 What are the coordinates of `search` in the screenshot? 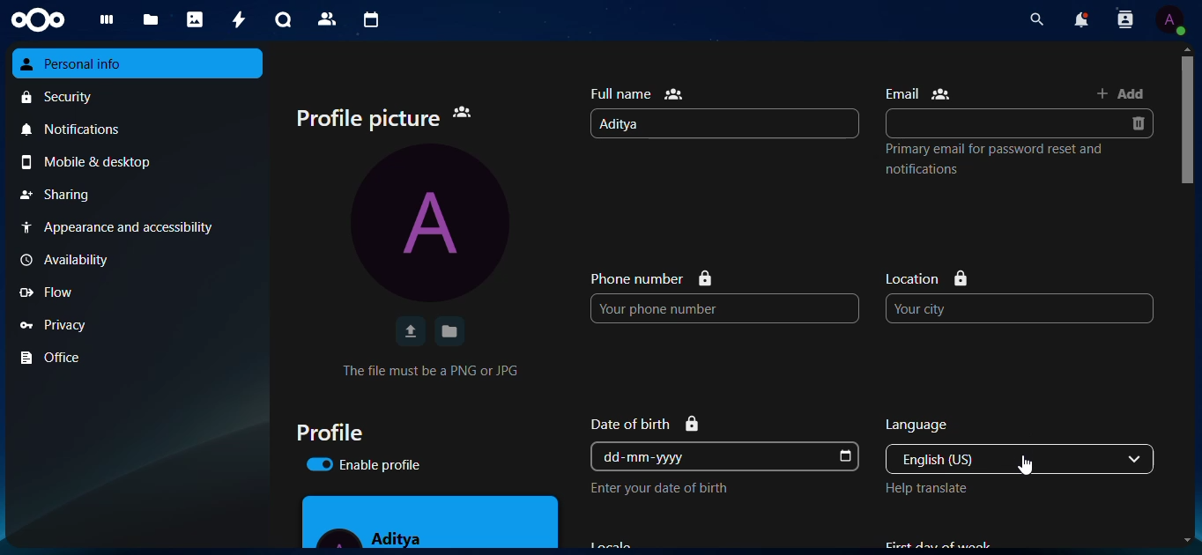 It's located at (1032, 19).